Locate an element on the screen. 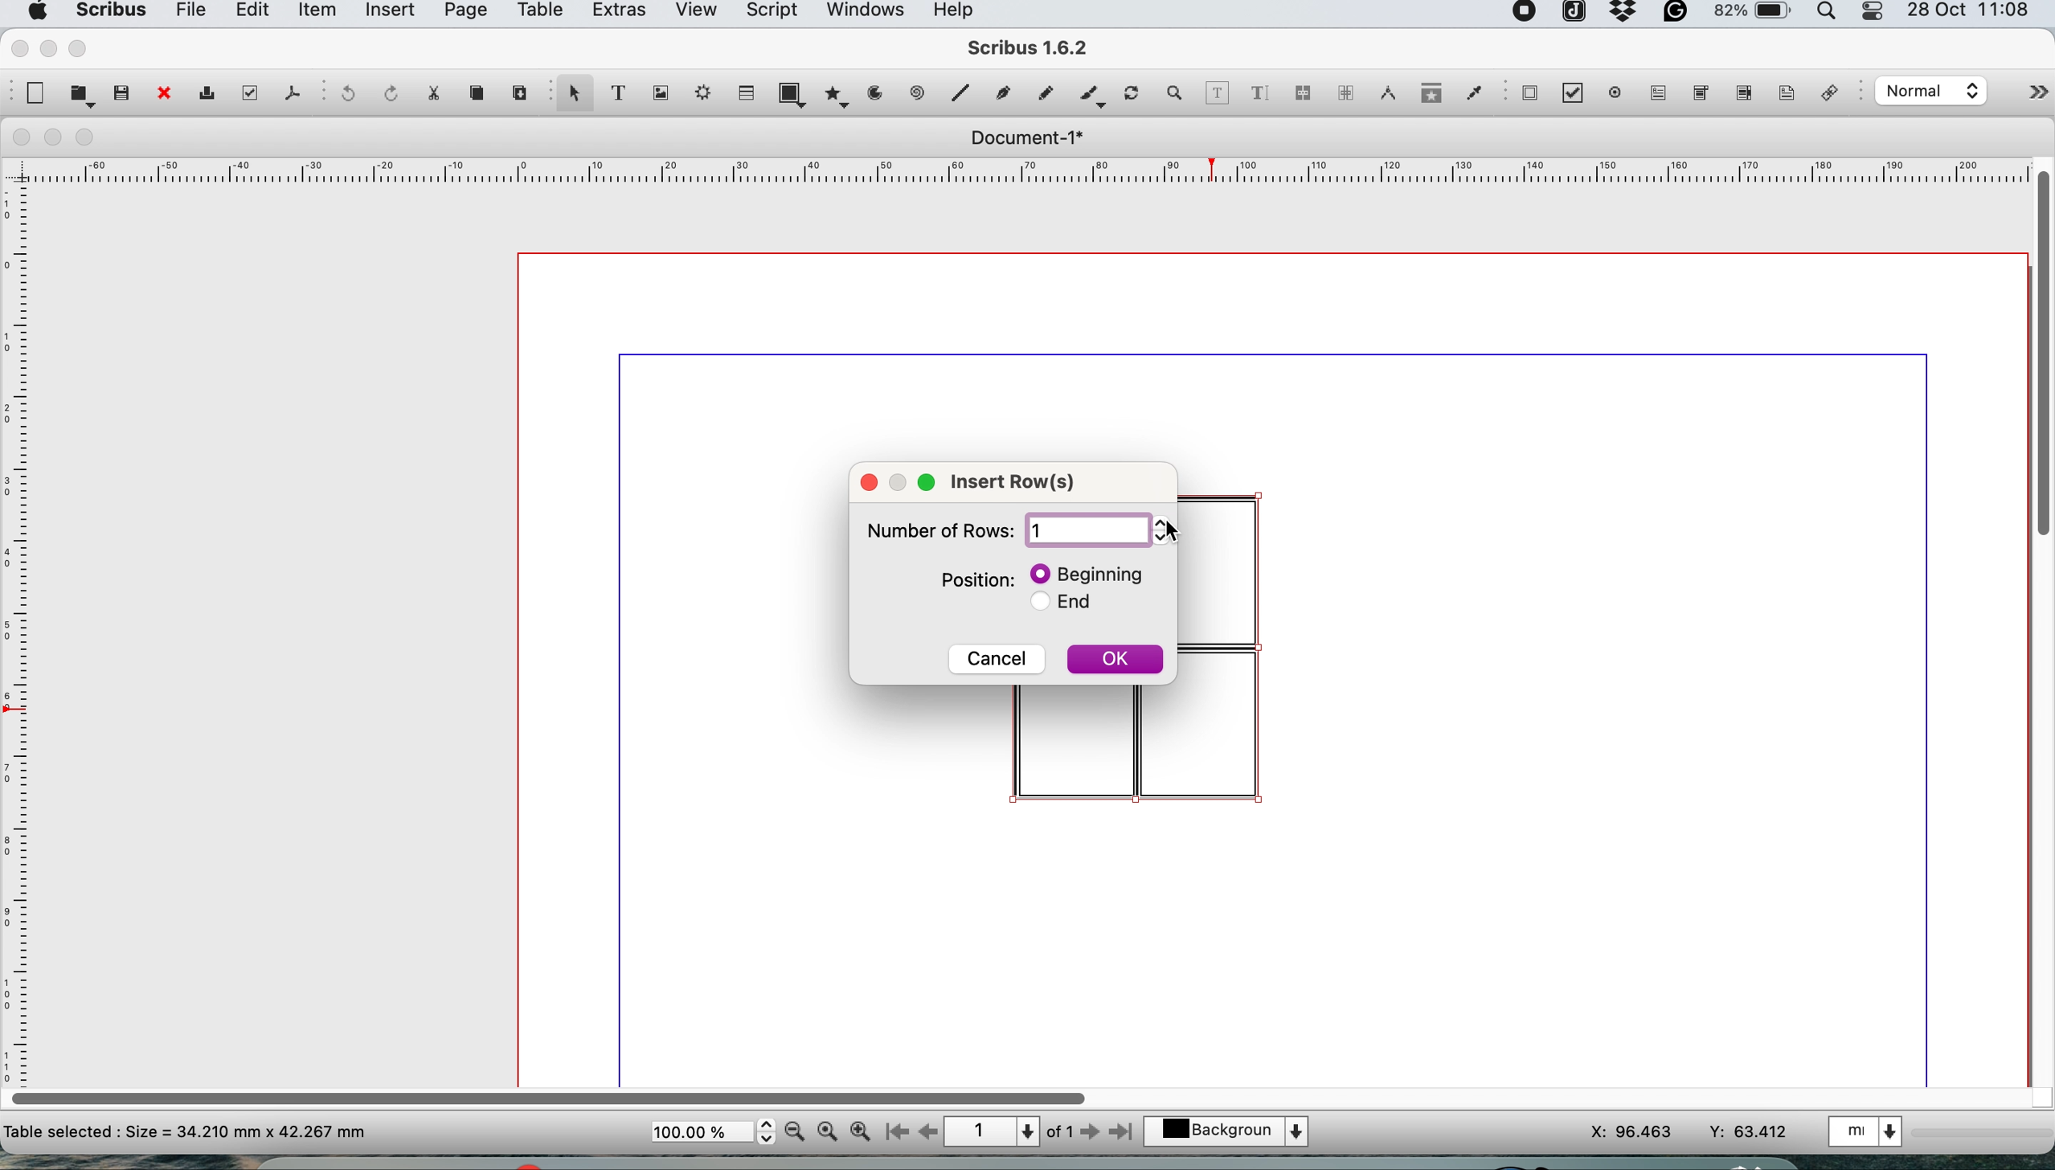 The image size is (2055, 1170). control center is located at coordinates (1875, 13).